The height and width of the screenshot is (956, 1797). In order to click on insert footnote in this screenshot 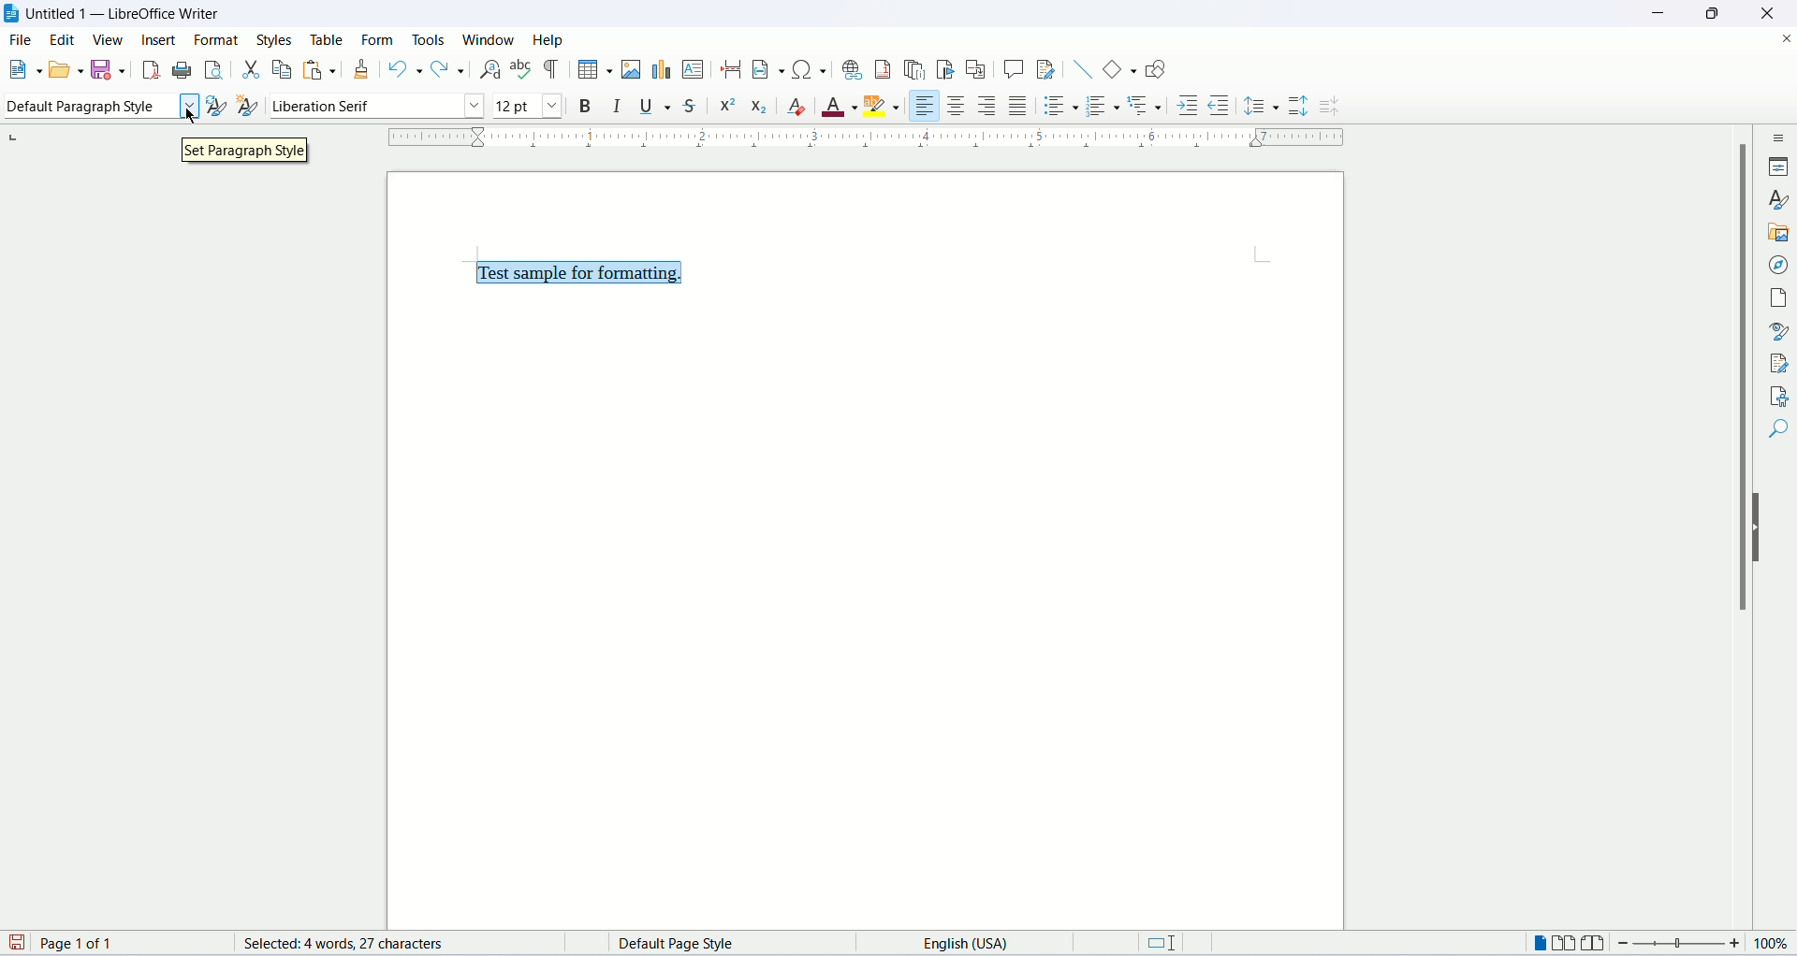, I will do `click(884, 69)`.